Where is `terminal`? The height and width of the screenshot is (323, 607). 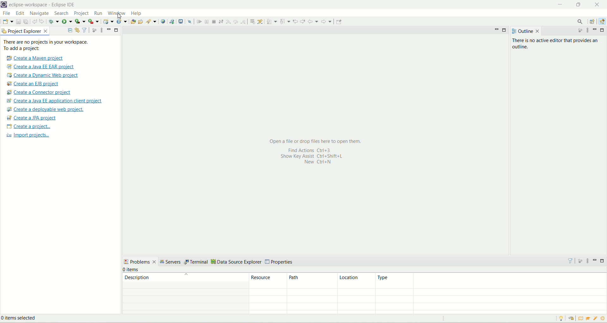
terminal is located at coordinates (197, 262).